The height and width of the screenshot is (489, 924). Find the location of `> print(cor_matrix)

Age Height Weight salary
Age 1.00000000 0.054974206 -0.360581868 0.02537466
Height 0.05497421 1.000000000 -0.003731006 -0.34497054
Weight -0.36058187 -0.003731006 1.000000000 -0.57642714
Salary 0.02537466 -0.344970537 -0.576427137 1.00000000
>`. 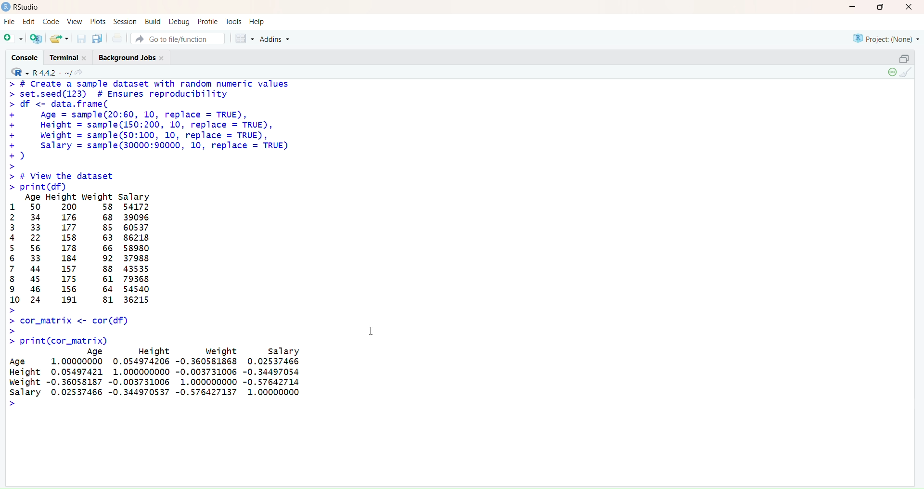

> print(cor_matrix)

Age Height Weight salary
Age 1.00000000 0.054974206 -0.360581868 0.02537466
Height 0.05497421 1.000000000 -0.003731006 -0.34497054
Weight -0.36058187 -0.003731006 1.000000000 -0.57642714
Salary 0.02537466 -0.344970537 -0.576427137 1.00000000
> is located at coordinates (159, 374).